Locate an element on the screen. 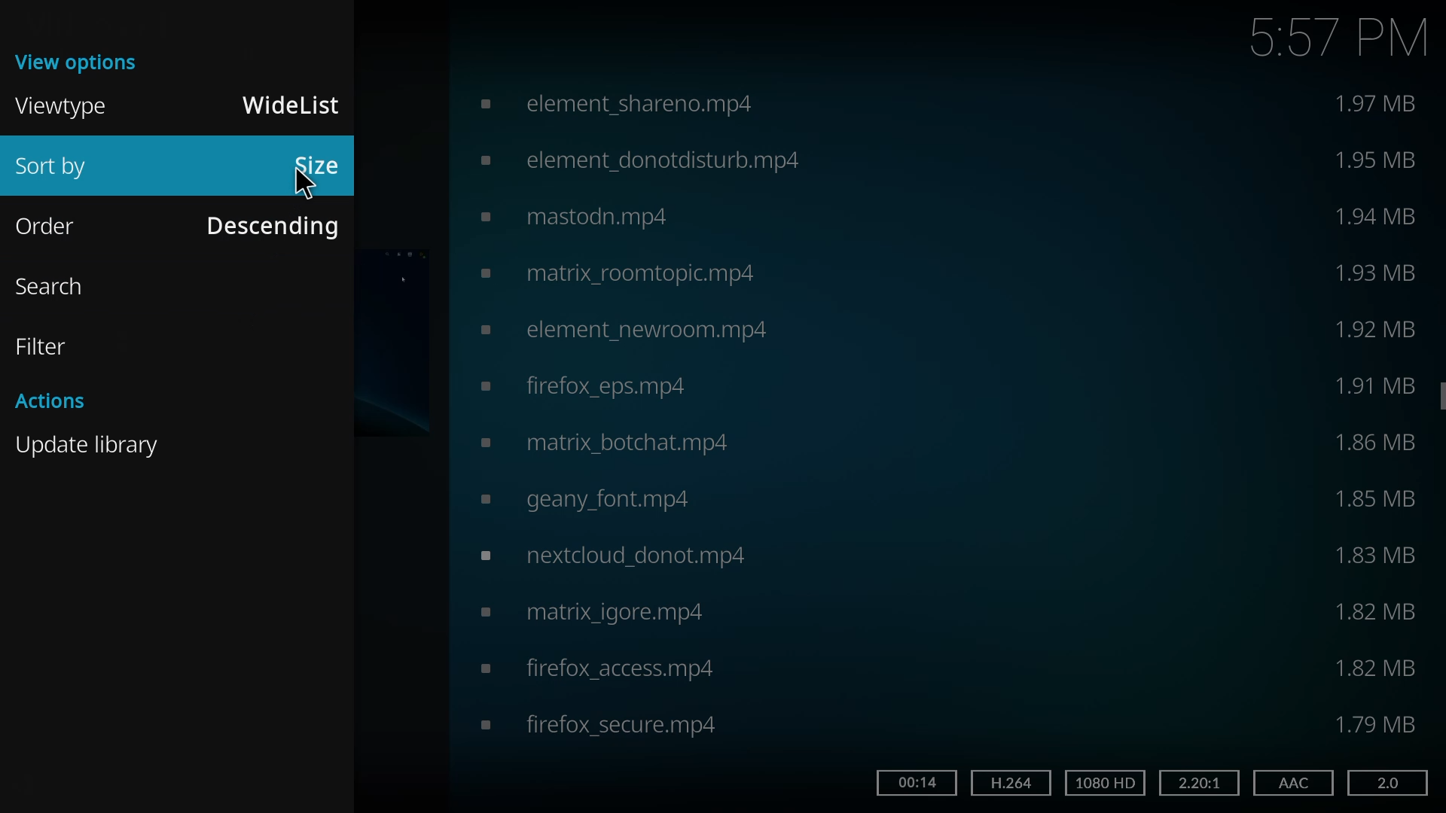 Image resolution: width=1446 pixels, height=813 pixels. video is located at coordinates (577, 215).